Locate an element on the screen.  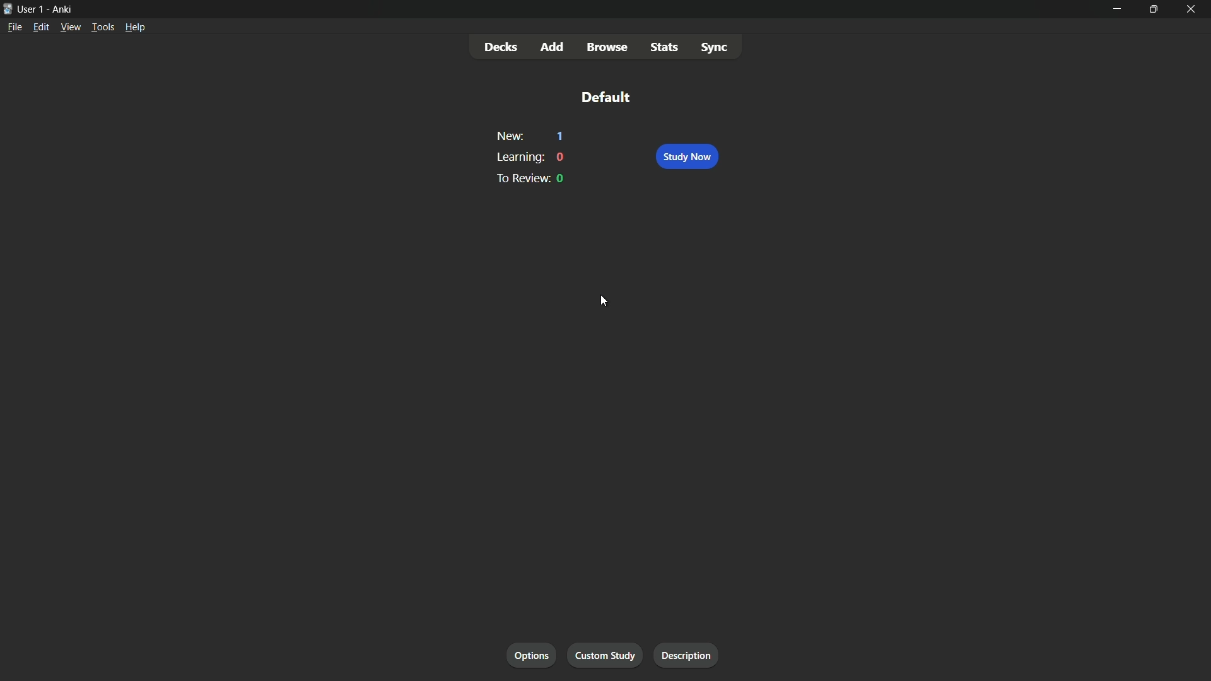
close app is located at coordinates (1193, 9).